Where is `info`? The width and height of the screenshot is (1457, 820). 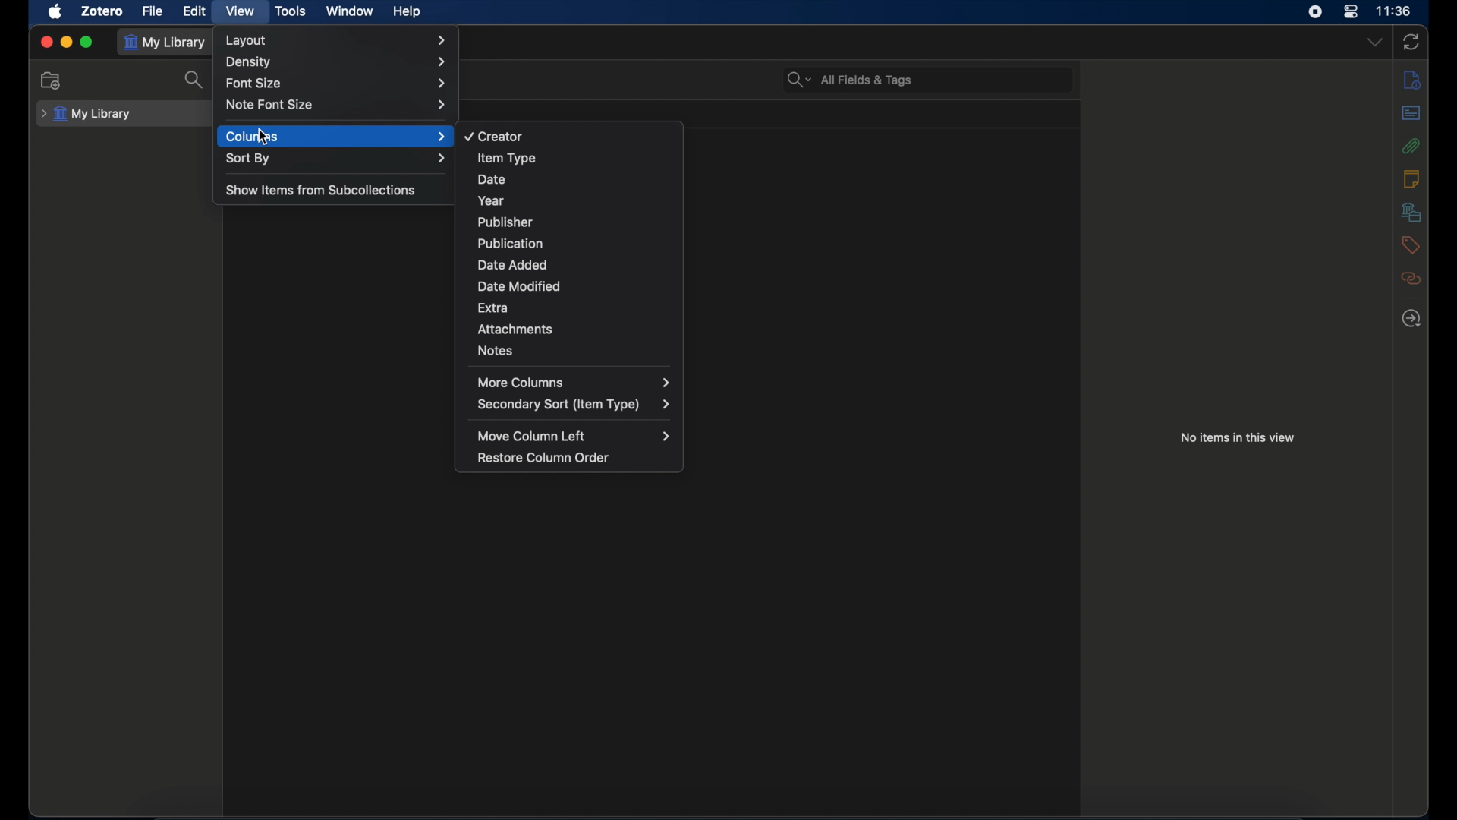 info is located at coordinates (1413, 80).